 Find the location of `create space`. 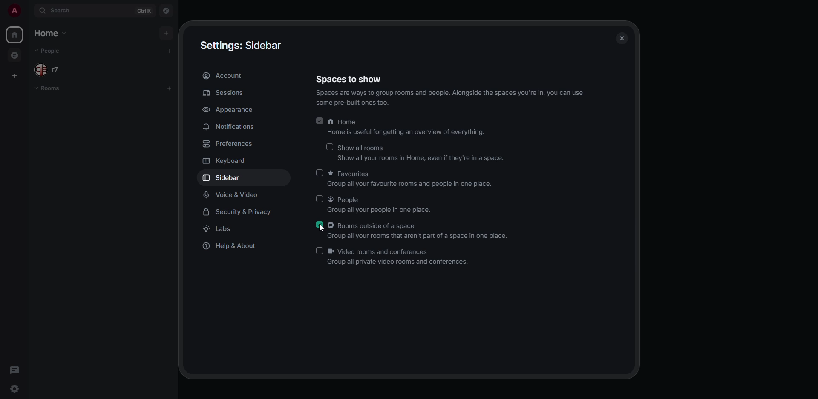

create space is located at coordinates (12, 75).